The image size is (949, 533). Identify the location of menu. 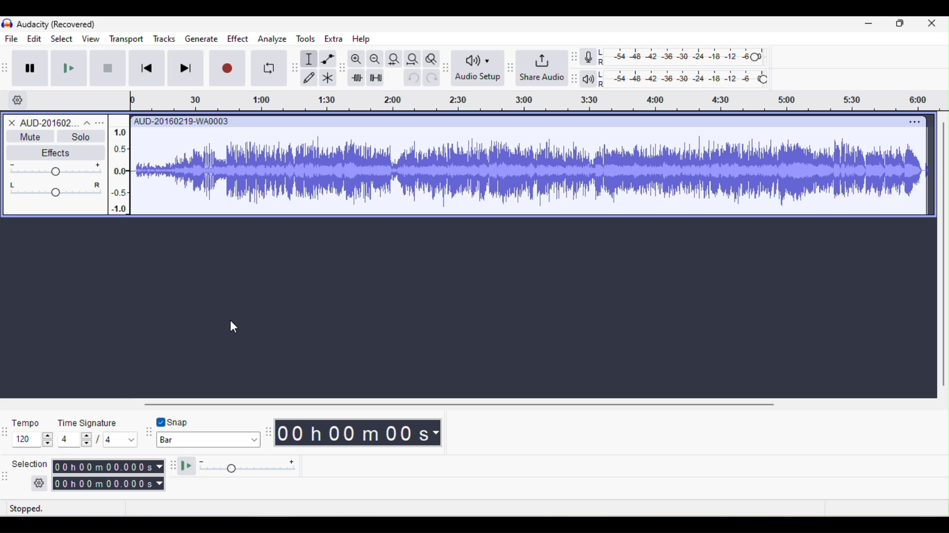
(915, 122).